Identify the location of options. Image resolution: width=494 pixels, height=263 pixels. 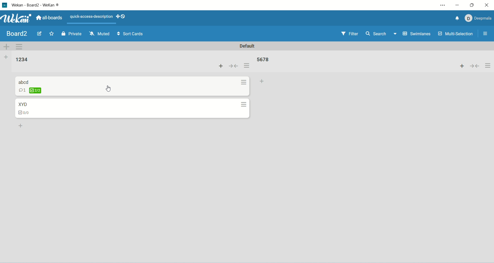
(487, 33).